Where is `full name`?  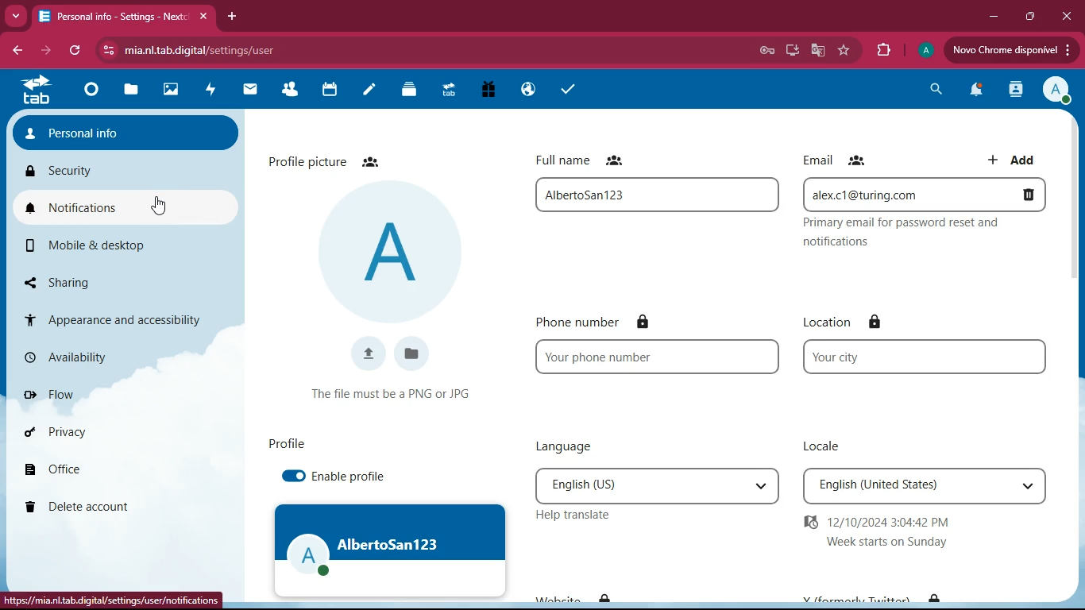 full name is located at coordinates (585, 159).